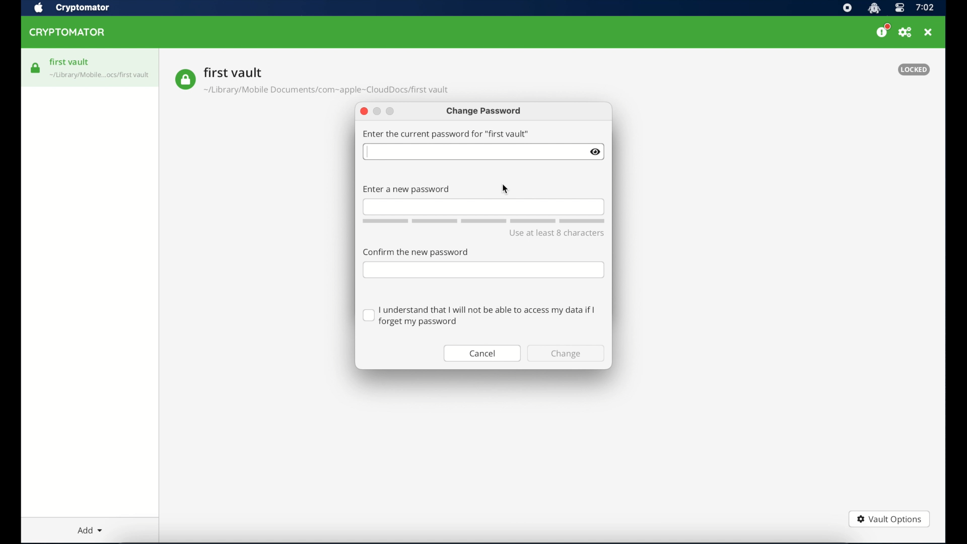  What do you see at coordinates (889, 520) in the screenshot?
I see `vault options` at bounding box center [889, 520].